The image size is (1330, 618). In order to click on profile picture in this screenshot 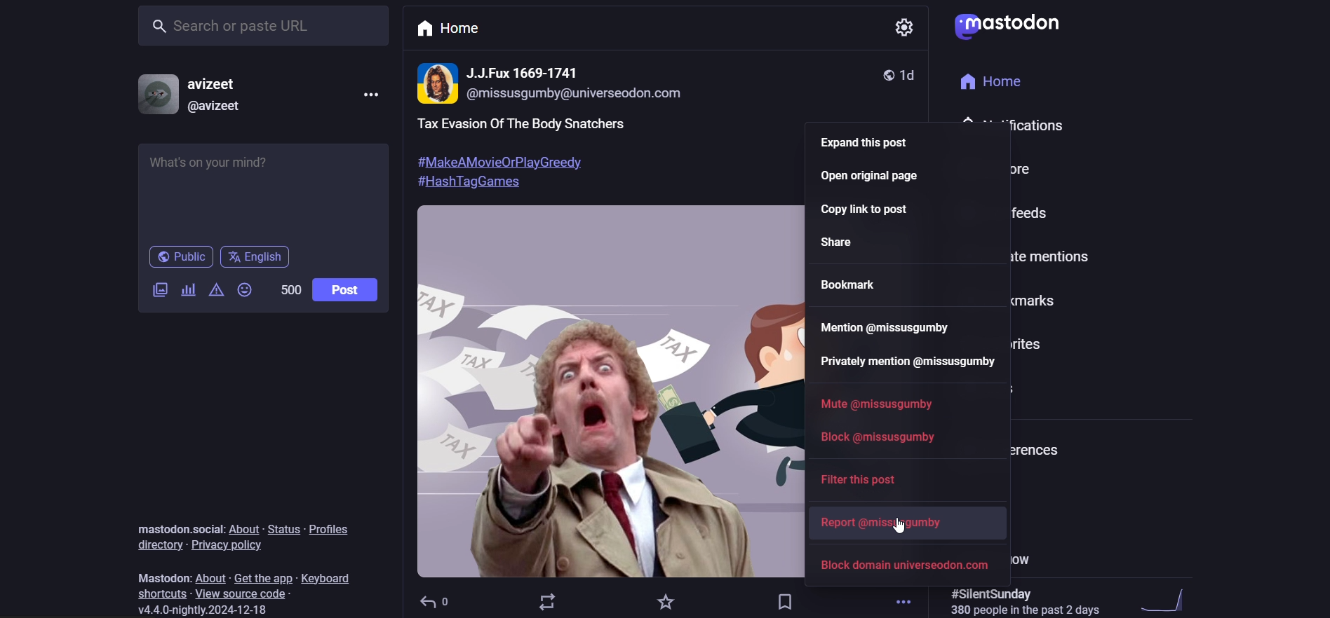, I will do `click(156, 95)`.